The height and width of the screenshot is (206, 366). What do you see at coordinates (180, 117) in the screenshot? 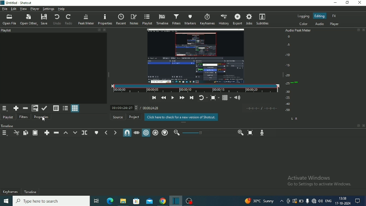
I see `Click here to check for a new version of Shotcut` at bounding box center [180, 117].